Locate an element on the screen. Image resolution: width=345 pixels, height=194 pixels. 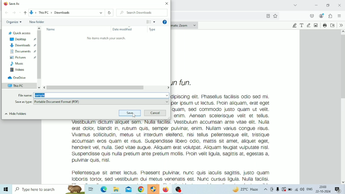
File Explorer is located at coordinates (116, 189).